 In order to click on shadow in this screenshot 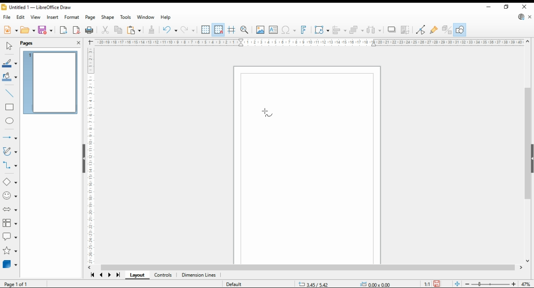, I will do `click(391, 30)`.